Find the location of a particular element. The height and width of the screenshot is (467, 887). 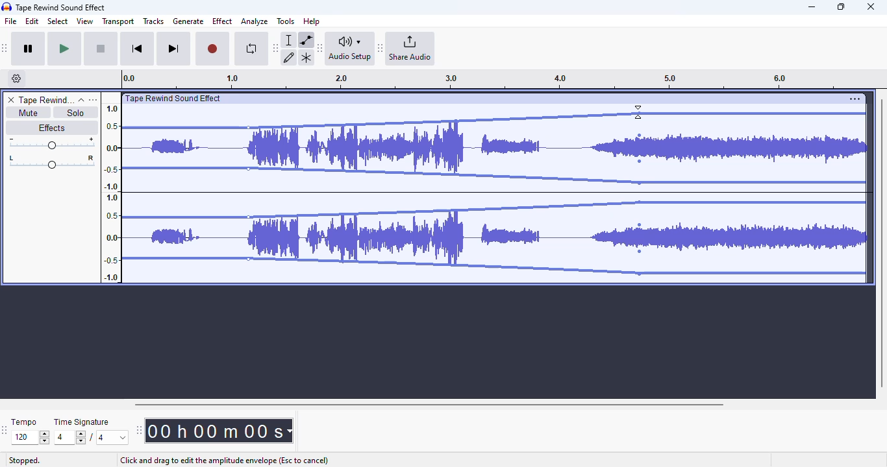

Control point is located at coordinates (640, 202).